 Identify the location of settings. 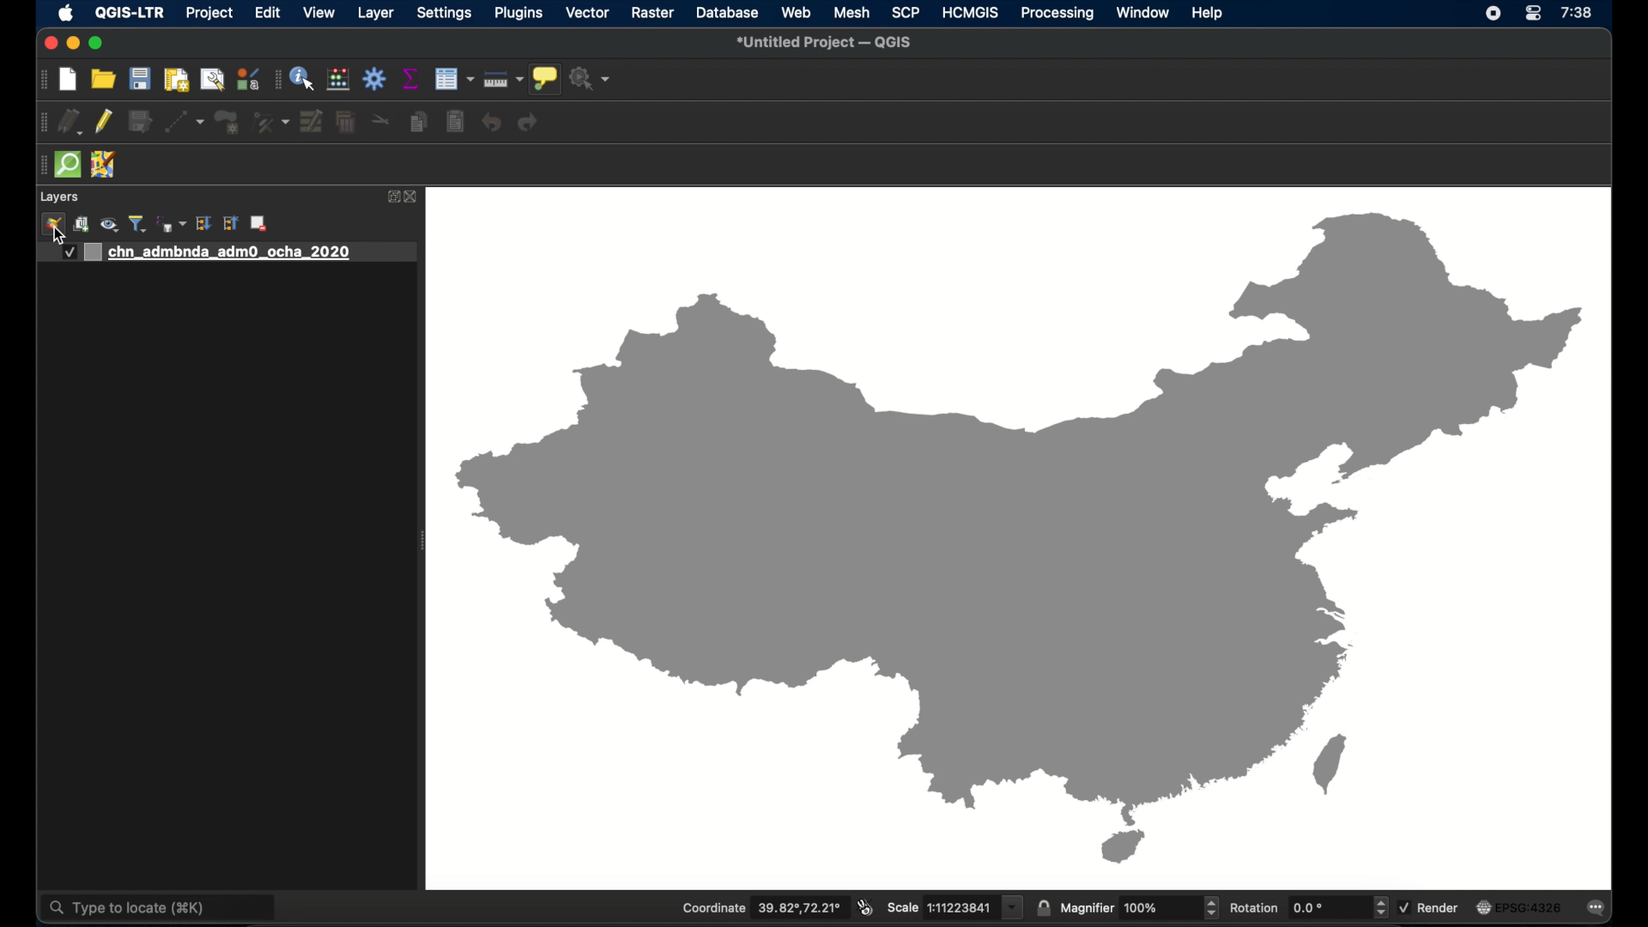
(445, 13).